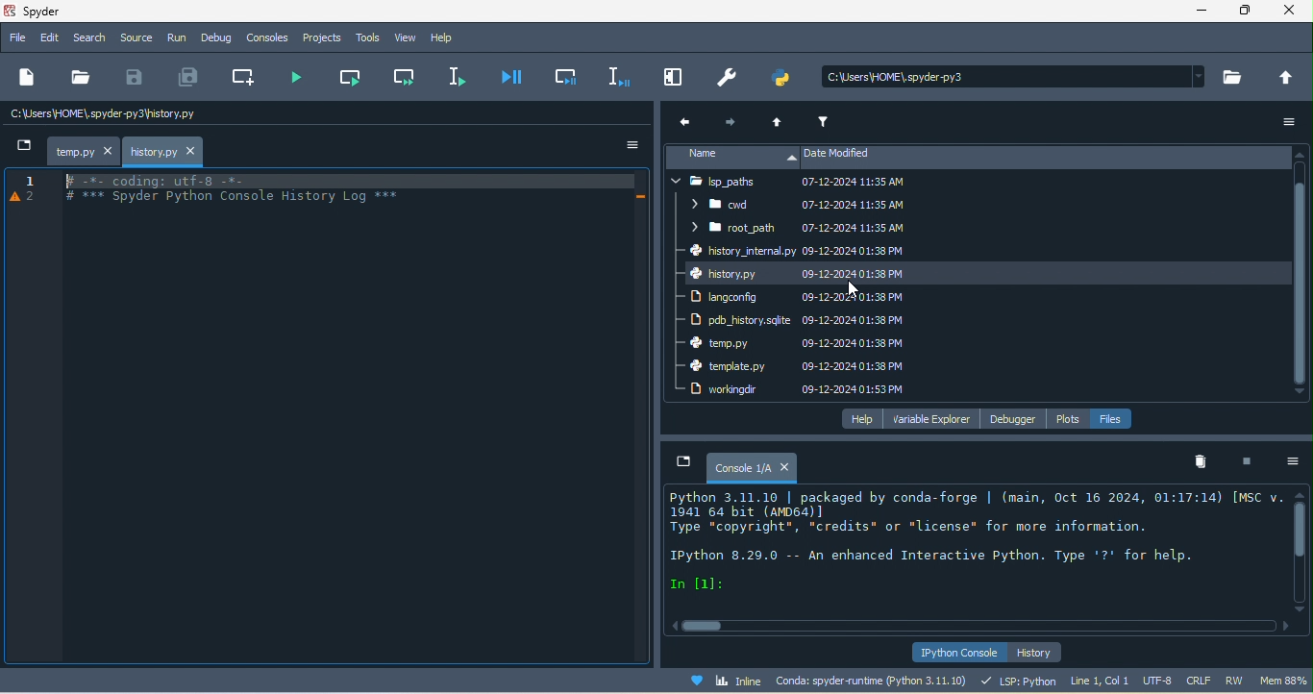 Image resolution: width=1313 pixels, height=694 pixels. I want to click on save all, so click(183, 78).